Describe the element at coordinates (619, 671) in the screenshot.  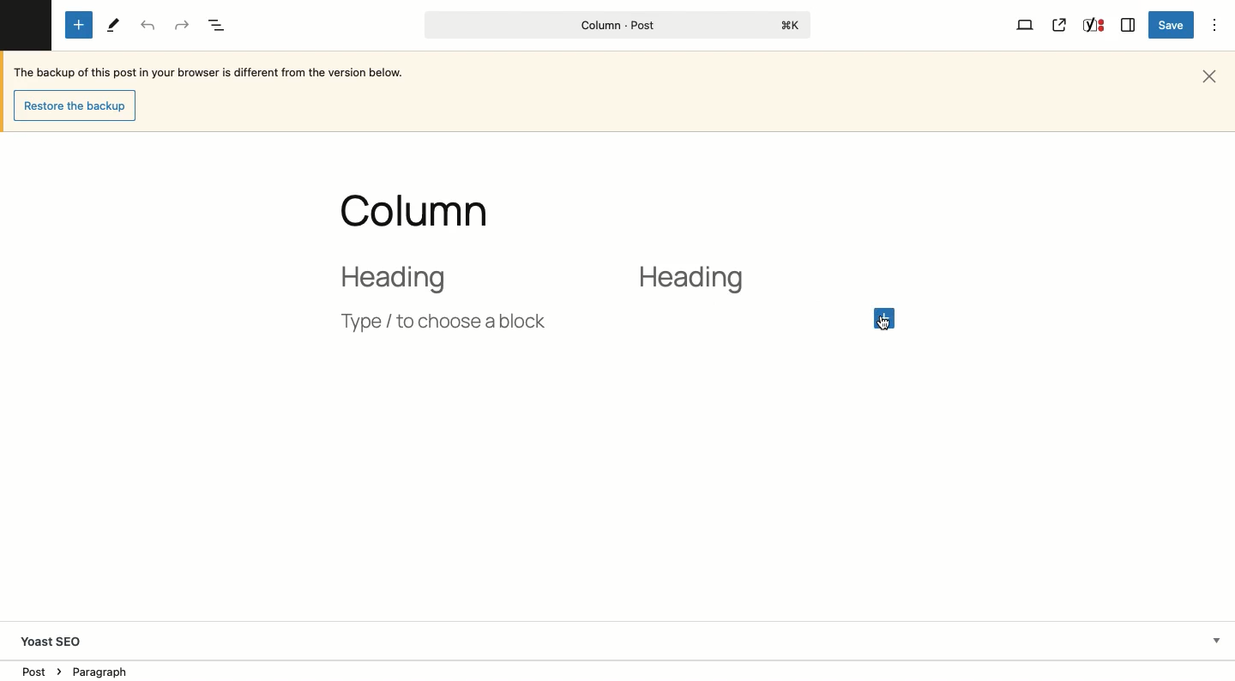
I see `Location` at that location.